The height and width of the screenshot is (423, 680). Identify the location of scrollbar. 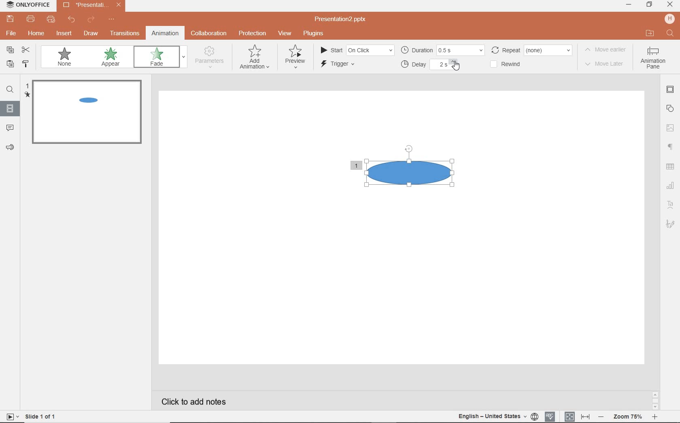
(654, 401).